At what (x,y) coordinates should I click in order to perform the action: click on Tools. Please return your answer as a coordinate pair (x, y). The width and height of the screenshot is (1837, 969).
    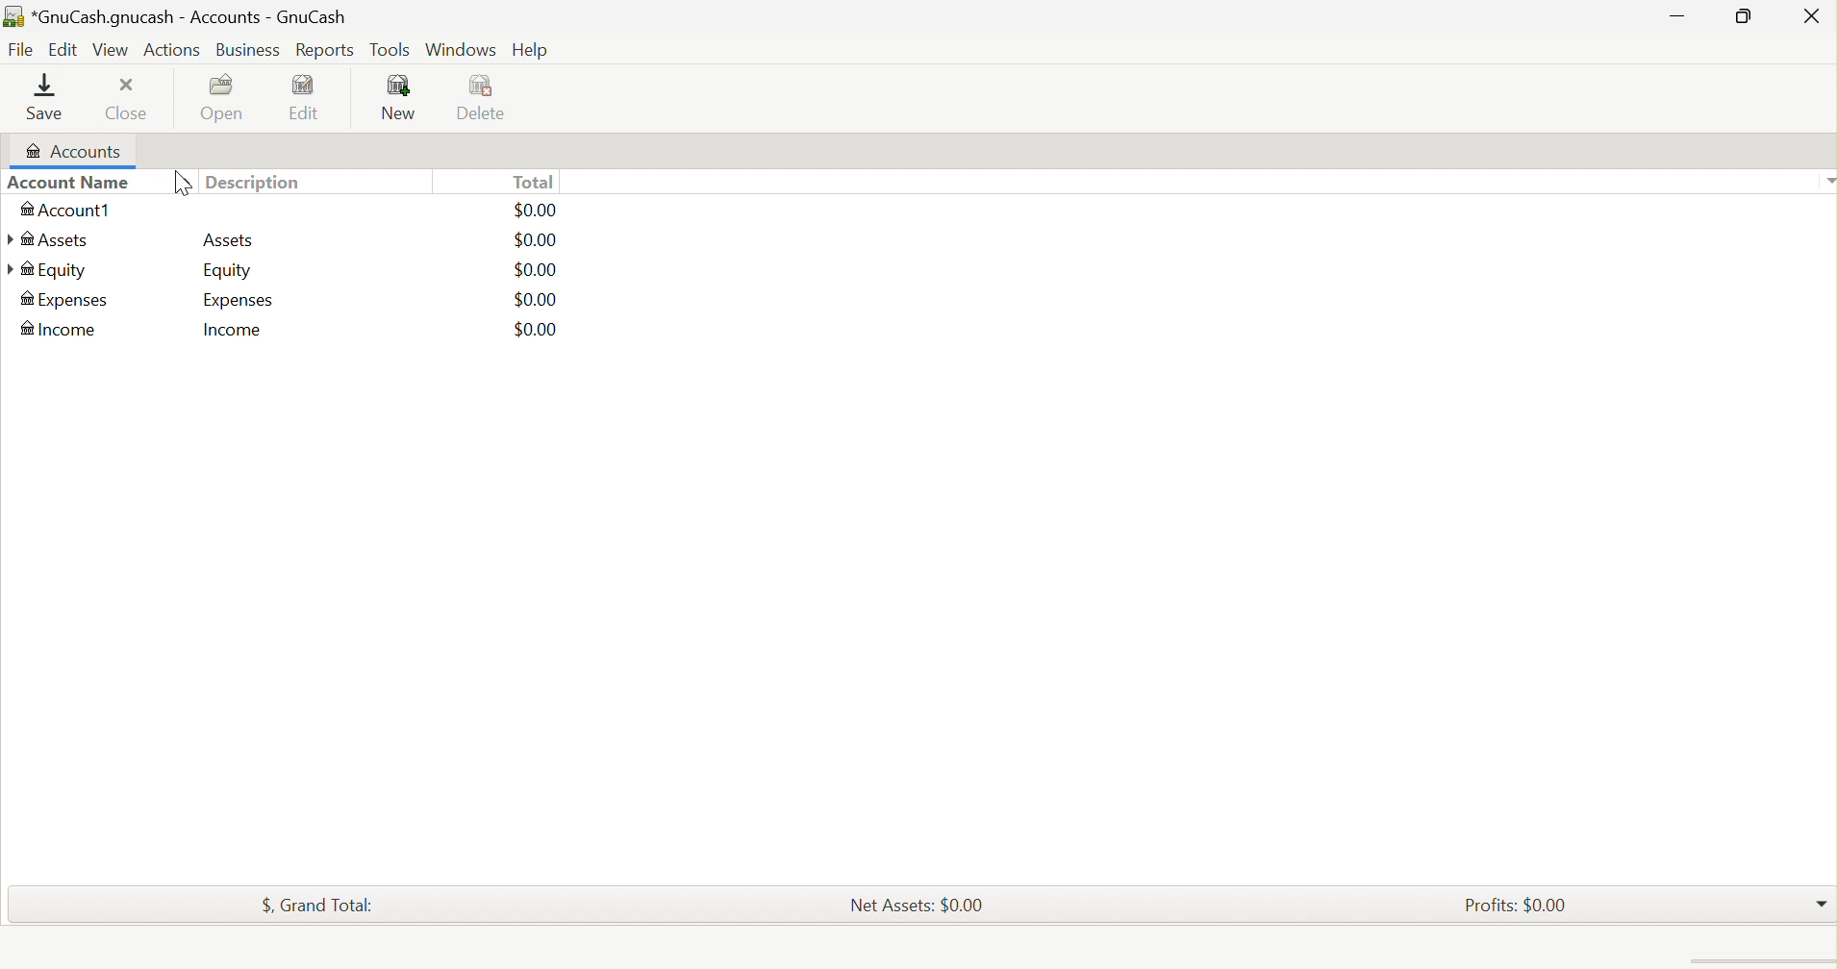
    Looking at the image, I should click on (391, 50).